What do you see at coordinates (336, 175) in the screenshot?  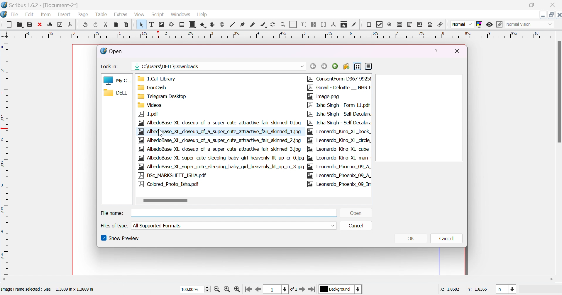 I see `|2a| Leonardo_Phoenix_09_A_|` at bounding box center [336, 175].